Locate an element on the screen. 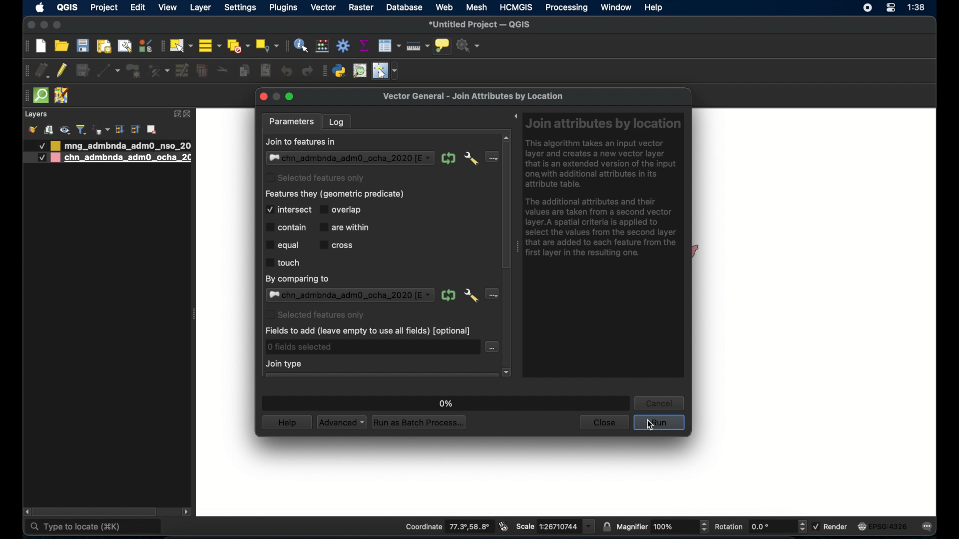  select features only checkbox is located at coordinates (315, 314).